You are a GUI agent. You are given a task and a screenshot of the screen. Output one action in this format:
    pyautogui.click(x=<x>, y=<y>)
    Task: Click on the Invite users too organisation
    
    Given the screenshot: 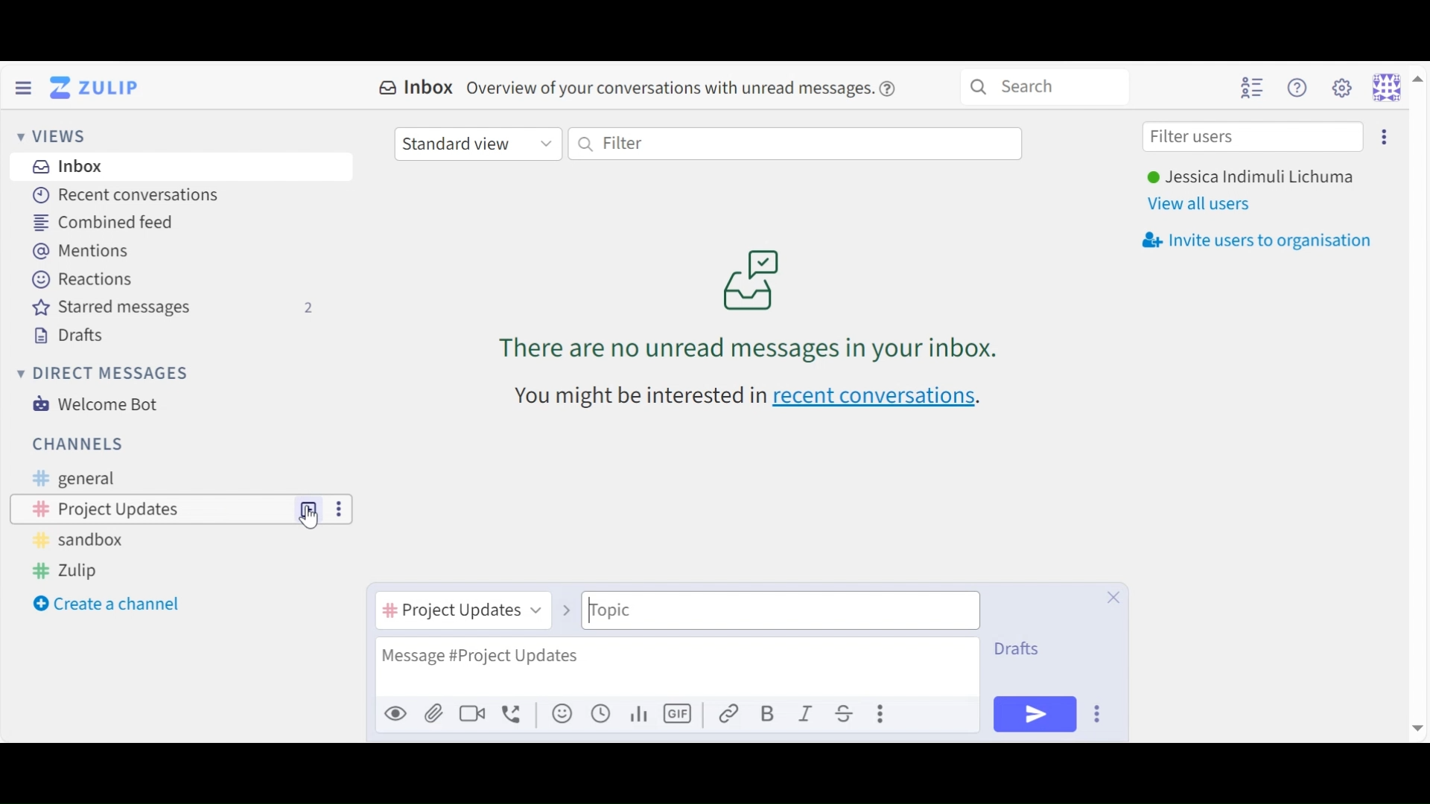 What is the action you would take?
    pyautogui.click(x=1383, y=135)
    